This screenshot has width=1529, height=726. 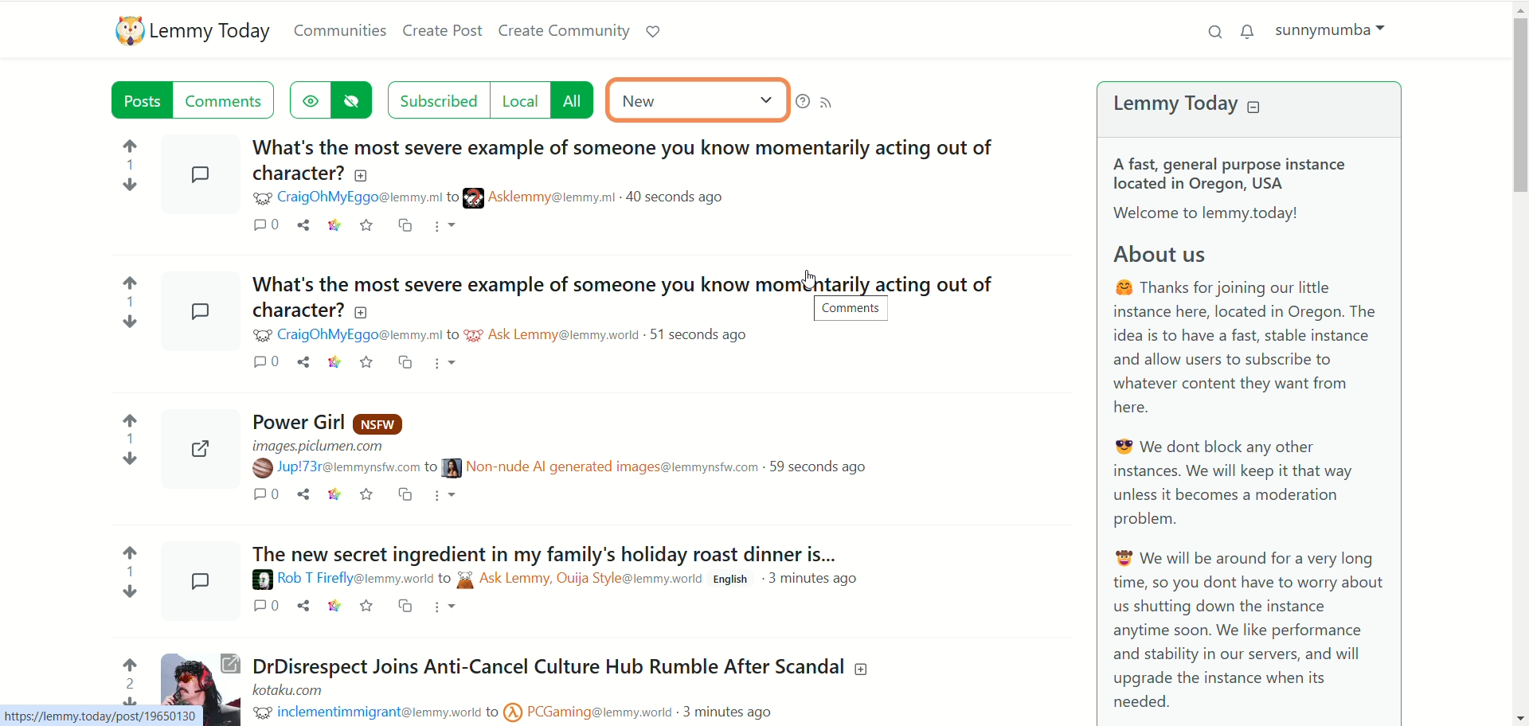 What do you see at coordinates (127, 295) in the screenshot?
I see `vote` at bounding box center [127, 295].